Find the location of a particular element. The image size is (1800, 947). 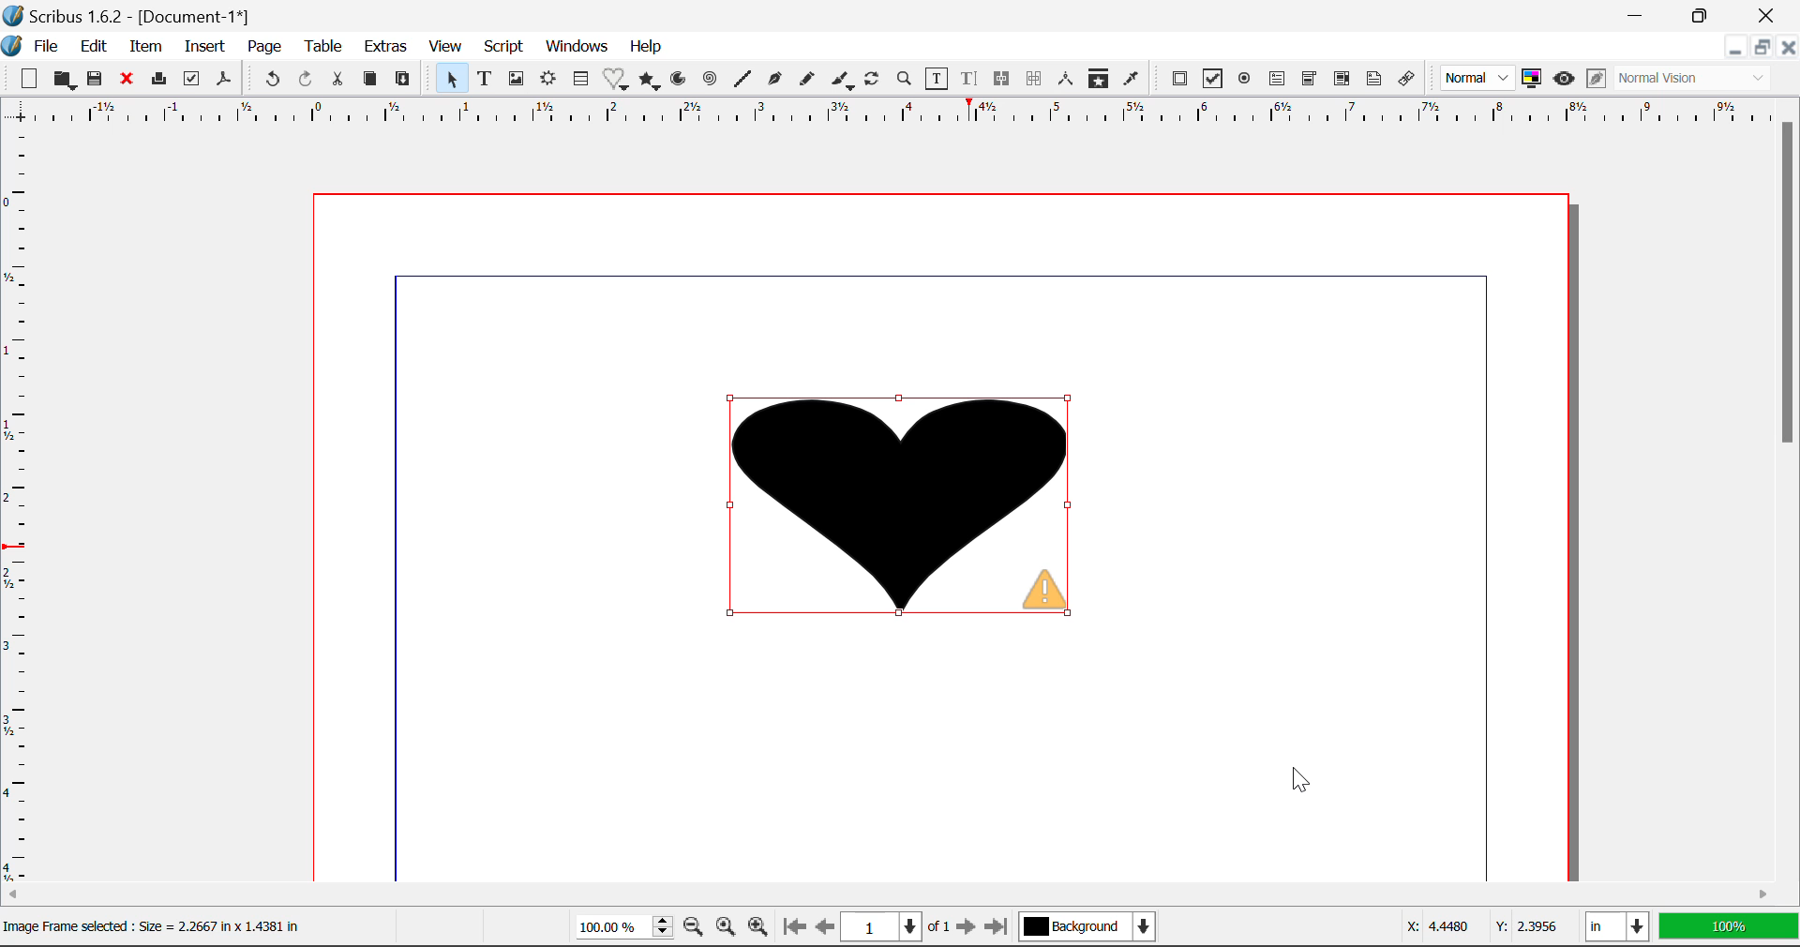

Insert Cells is located at coordinates (579, 82).